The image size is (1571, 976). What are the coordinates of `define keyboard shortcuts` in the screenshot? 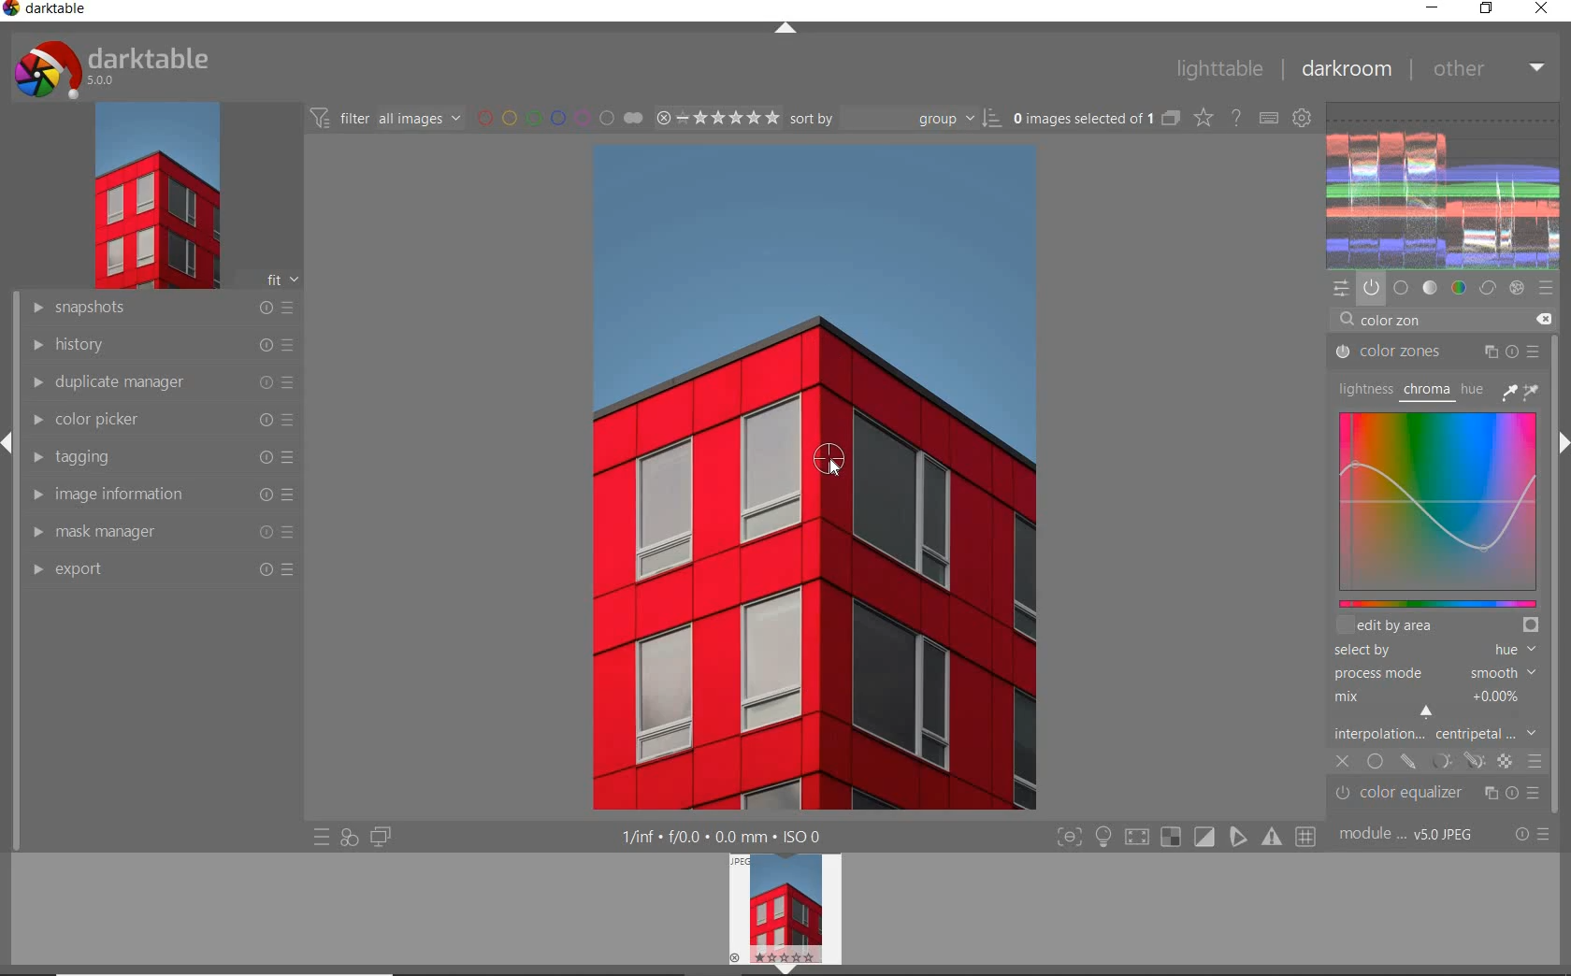 It's located at (1270, 118).